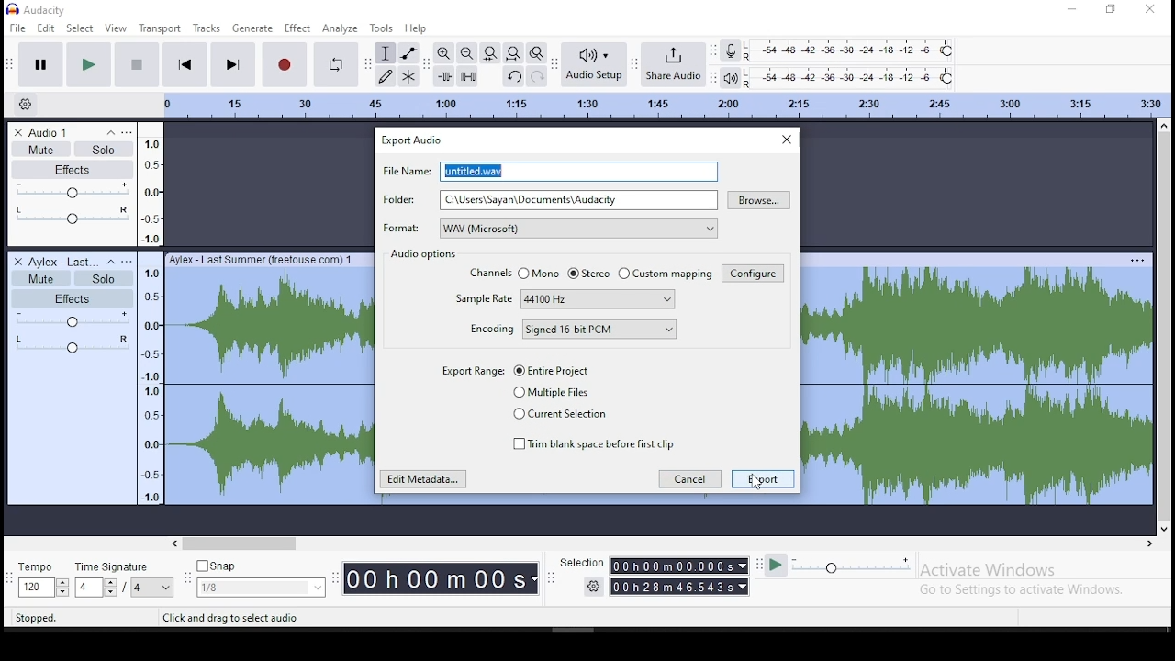 This screenshot has height=661, width=1175. What do you see at coordinates (564, 298) in the screenshot?
I see `sample rate` at bounding box center [564, 298].